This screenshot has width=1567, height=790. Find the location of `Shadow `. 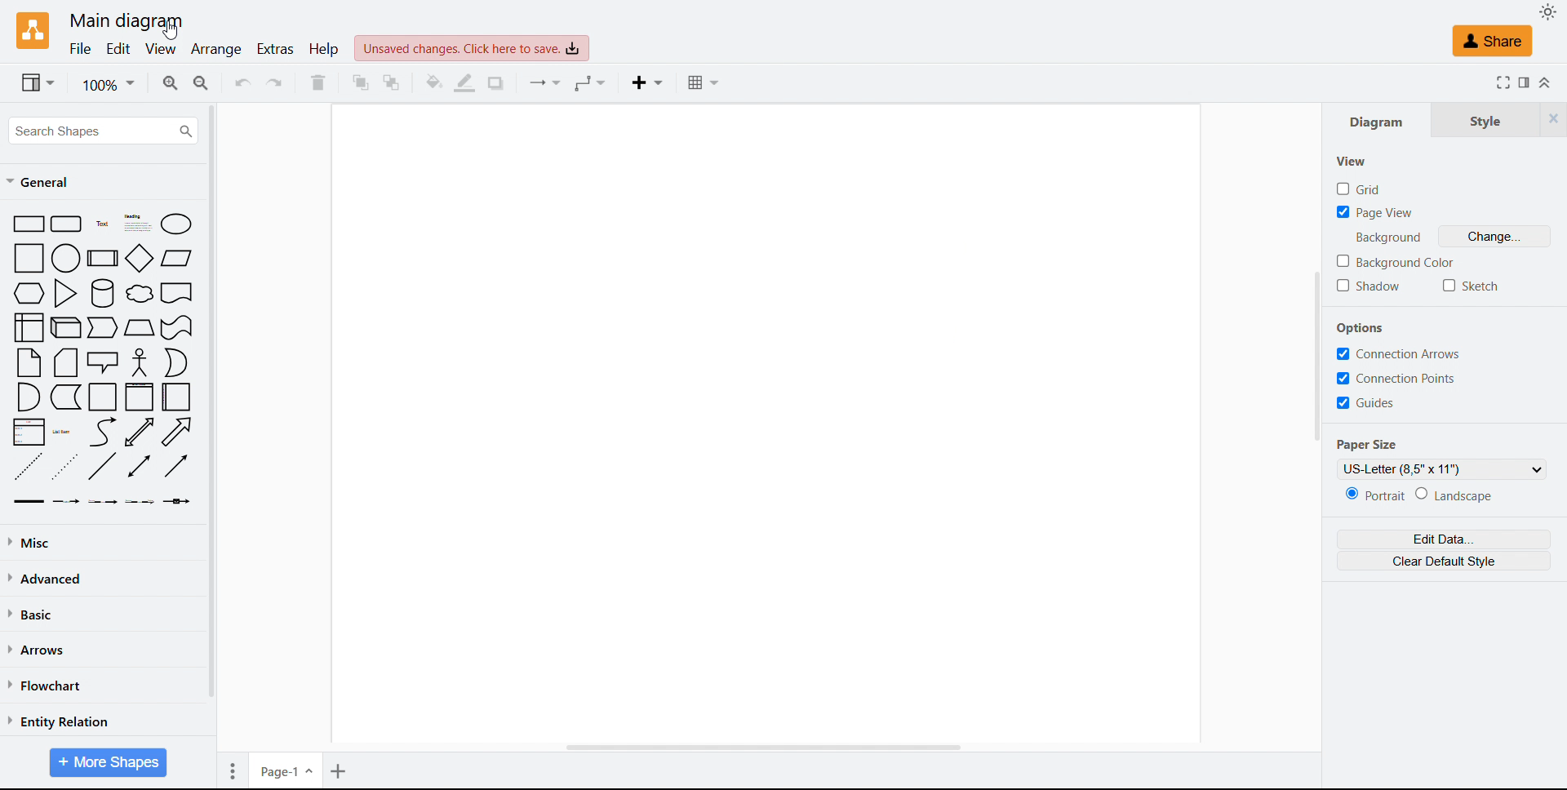

Shadow  is located at coordinates (498, 83).